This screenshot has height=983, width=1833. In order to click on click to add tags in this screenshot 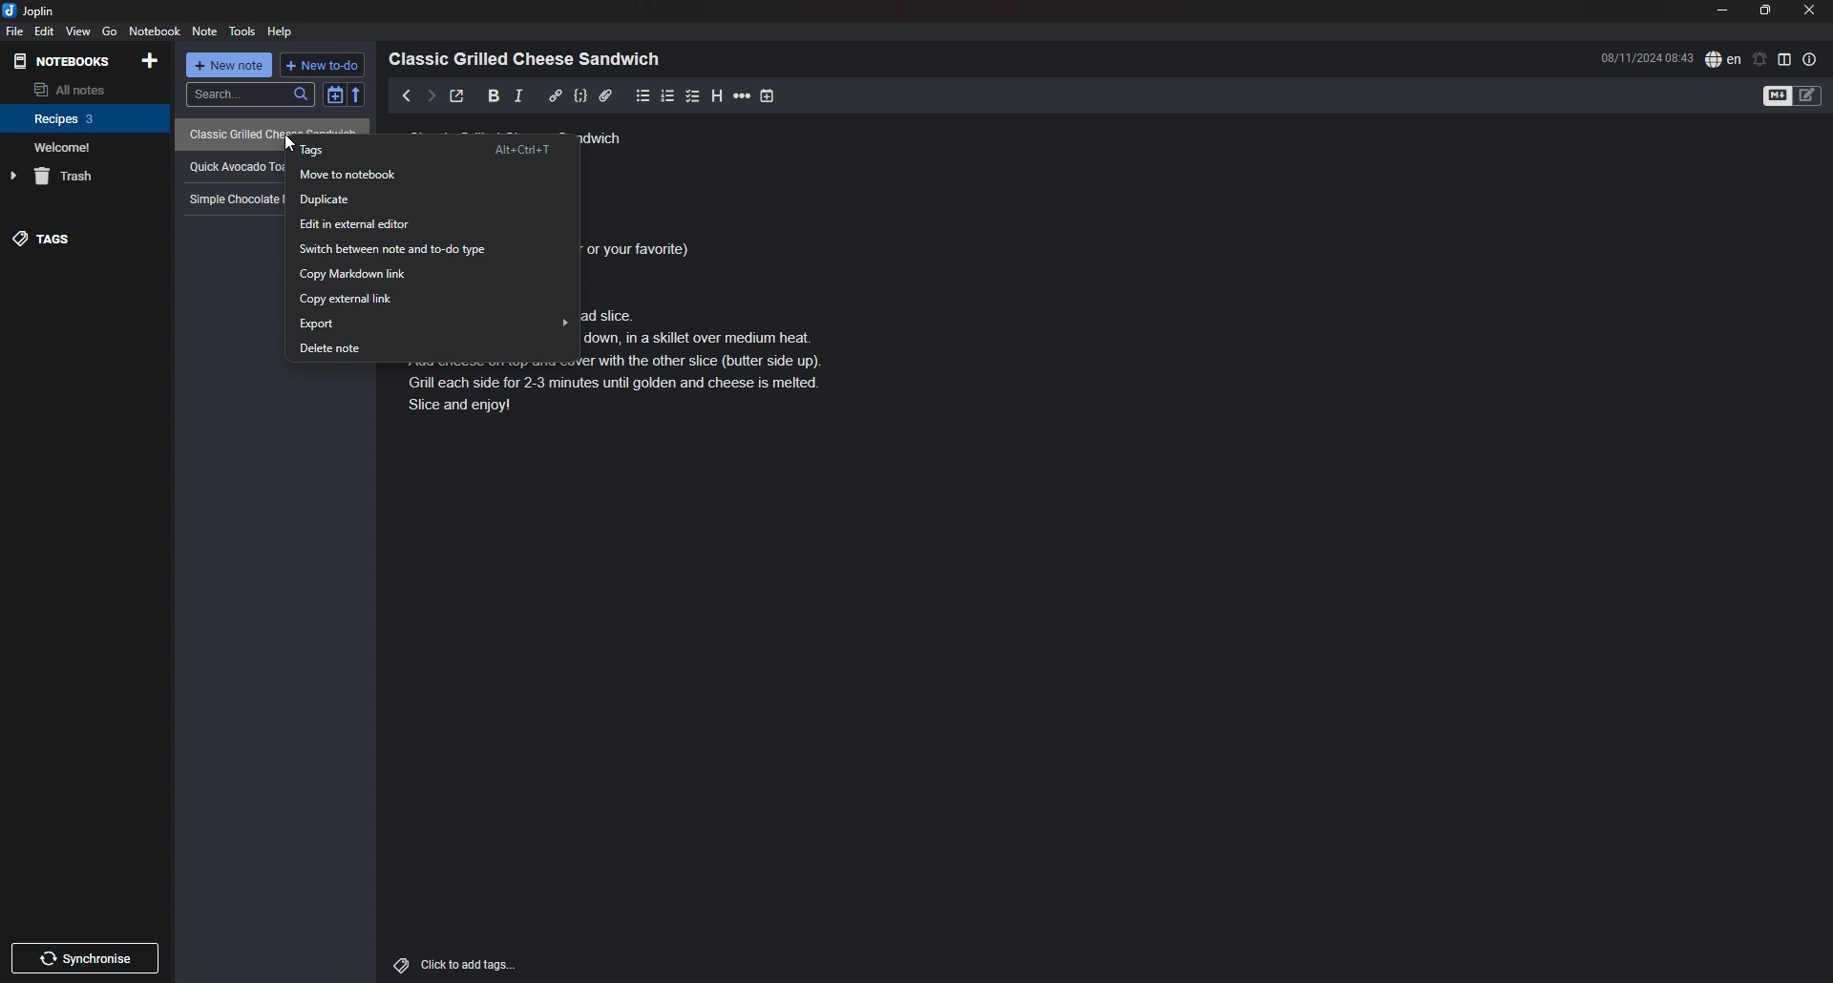, I will do `click(480, 964)`.